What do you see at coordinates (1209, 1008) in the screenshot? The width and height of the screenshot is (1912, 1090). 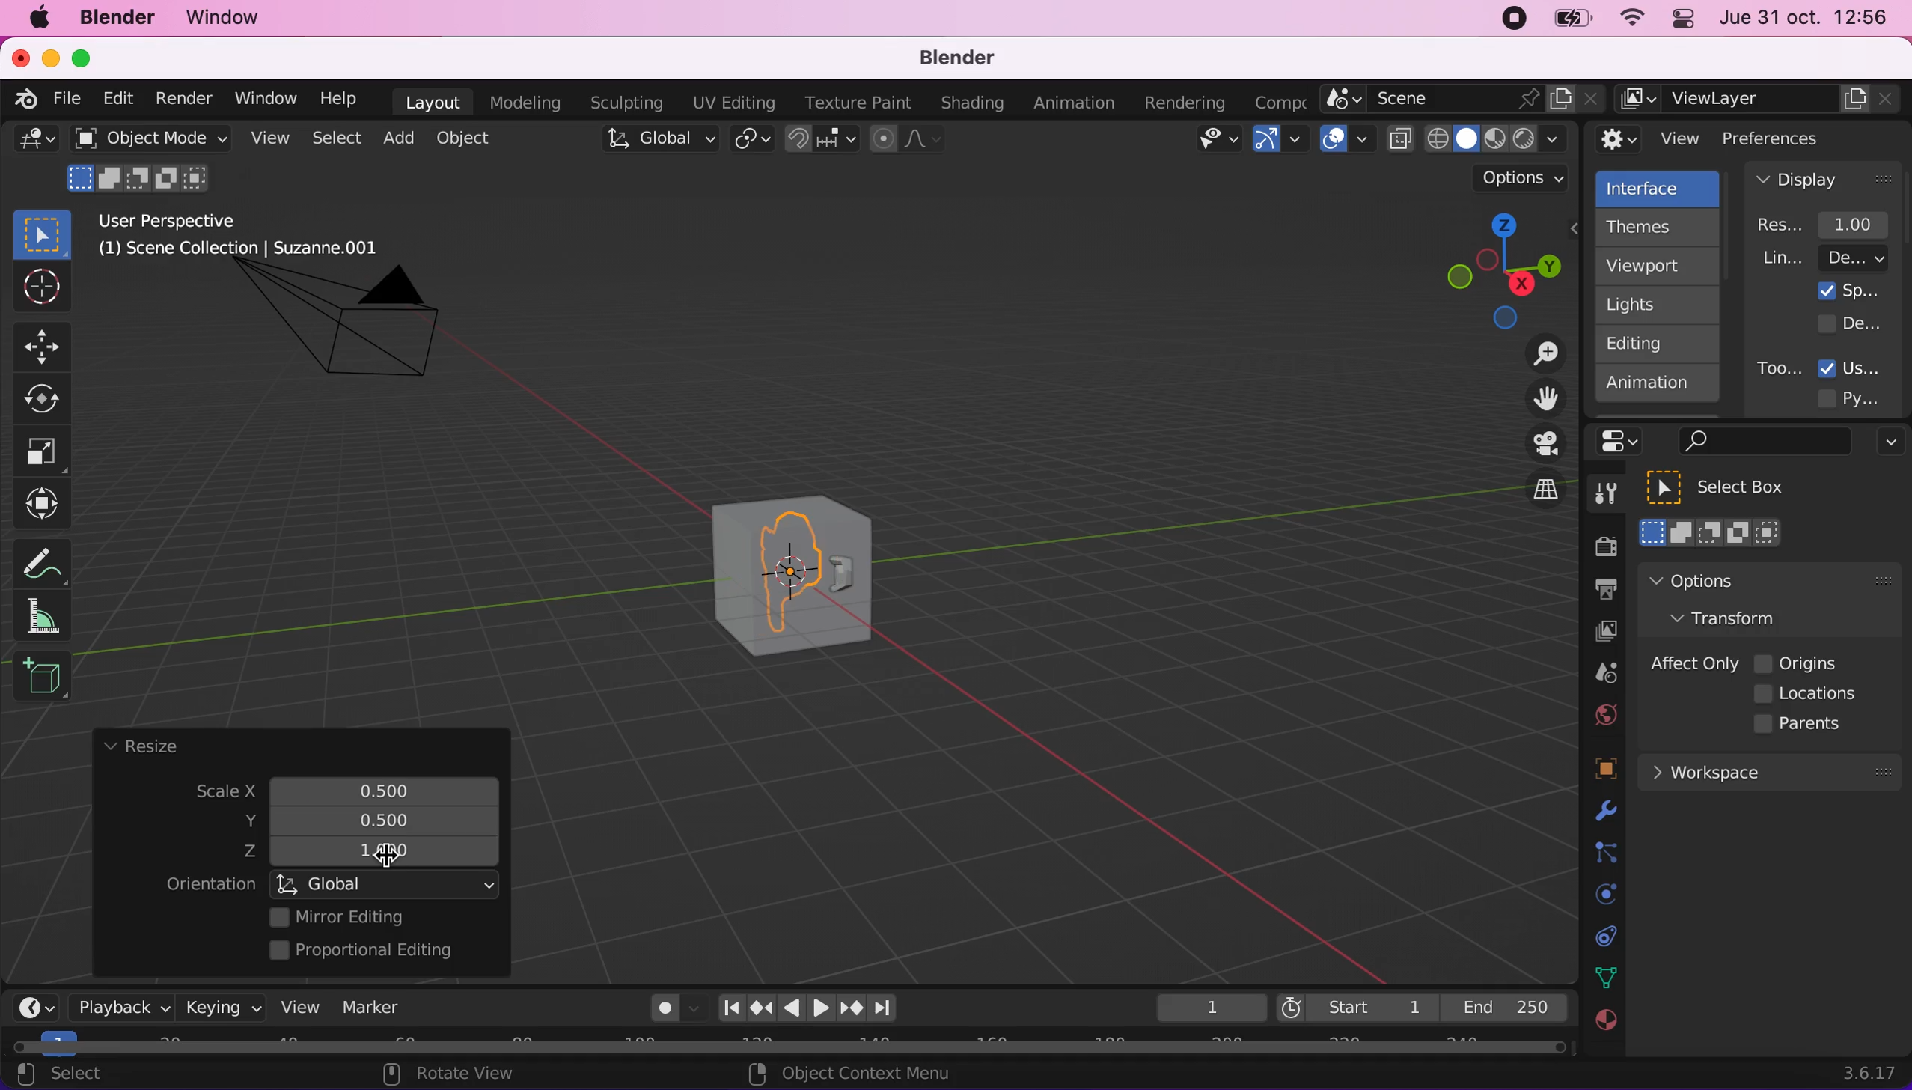 I see `keyframe` at bounding box center [1209, 1008].